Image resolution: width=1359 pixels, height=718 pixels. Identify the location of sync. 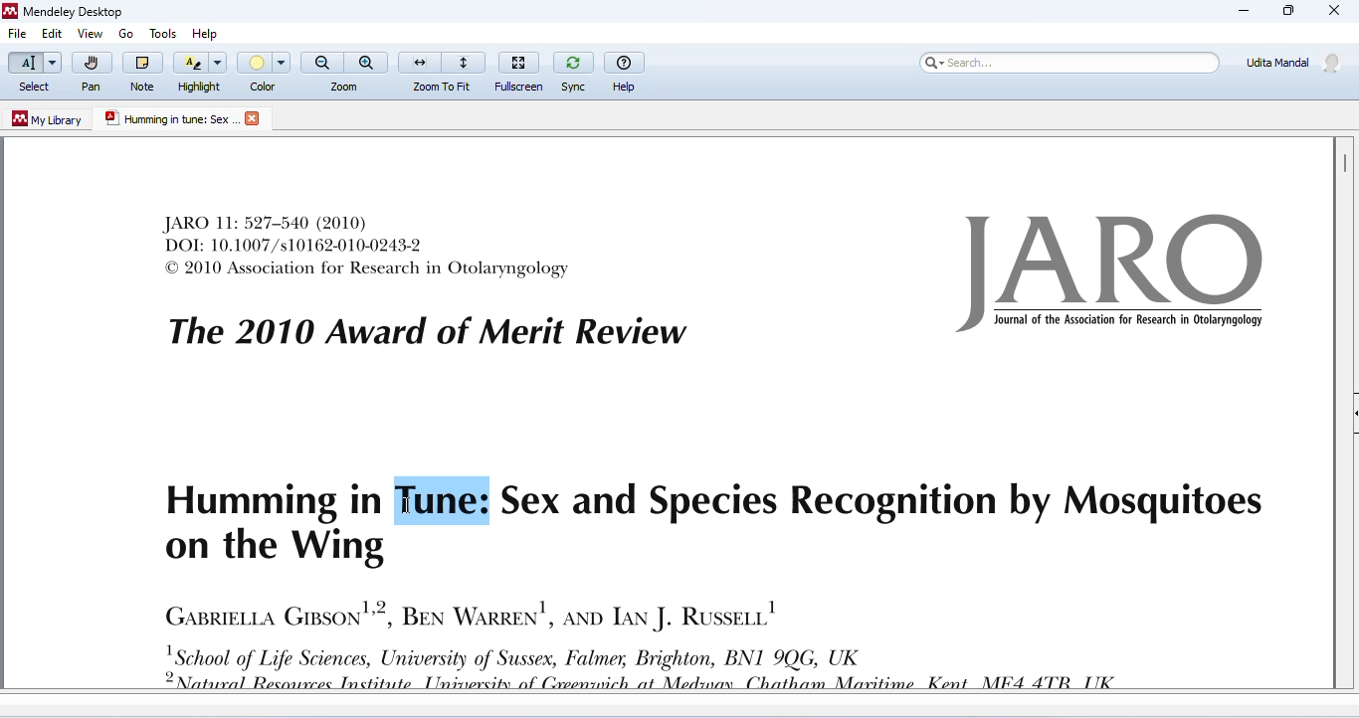
(573, 70).